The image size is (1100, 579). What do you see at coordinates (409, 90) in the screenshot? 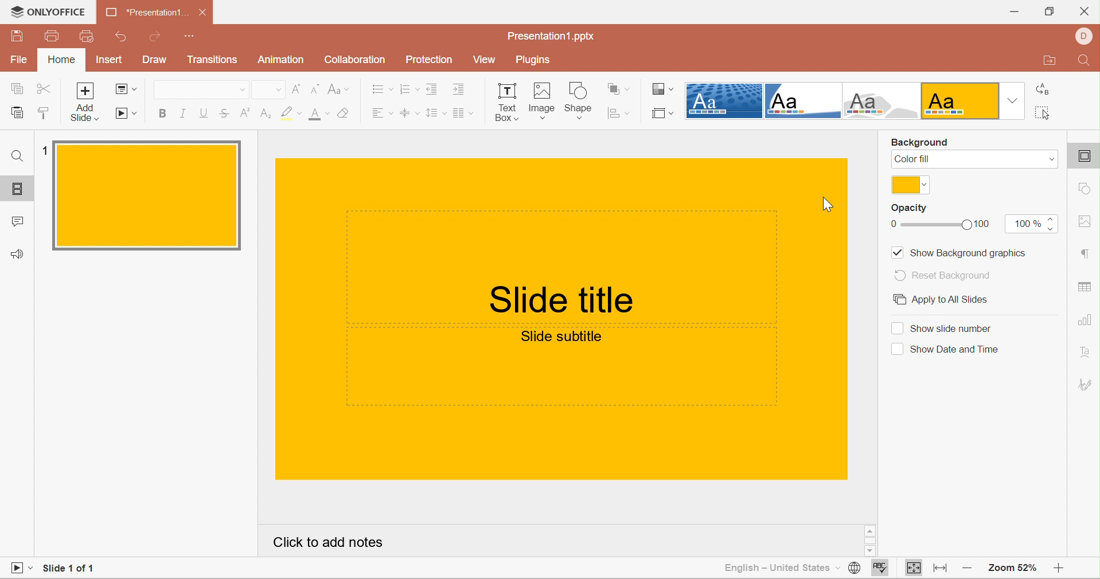
I see `Numbering` at bounding box center [409, 90].